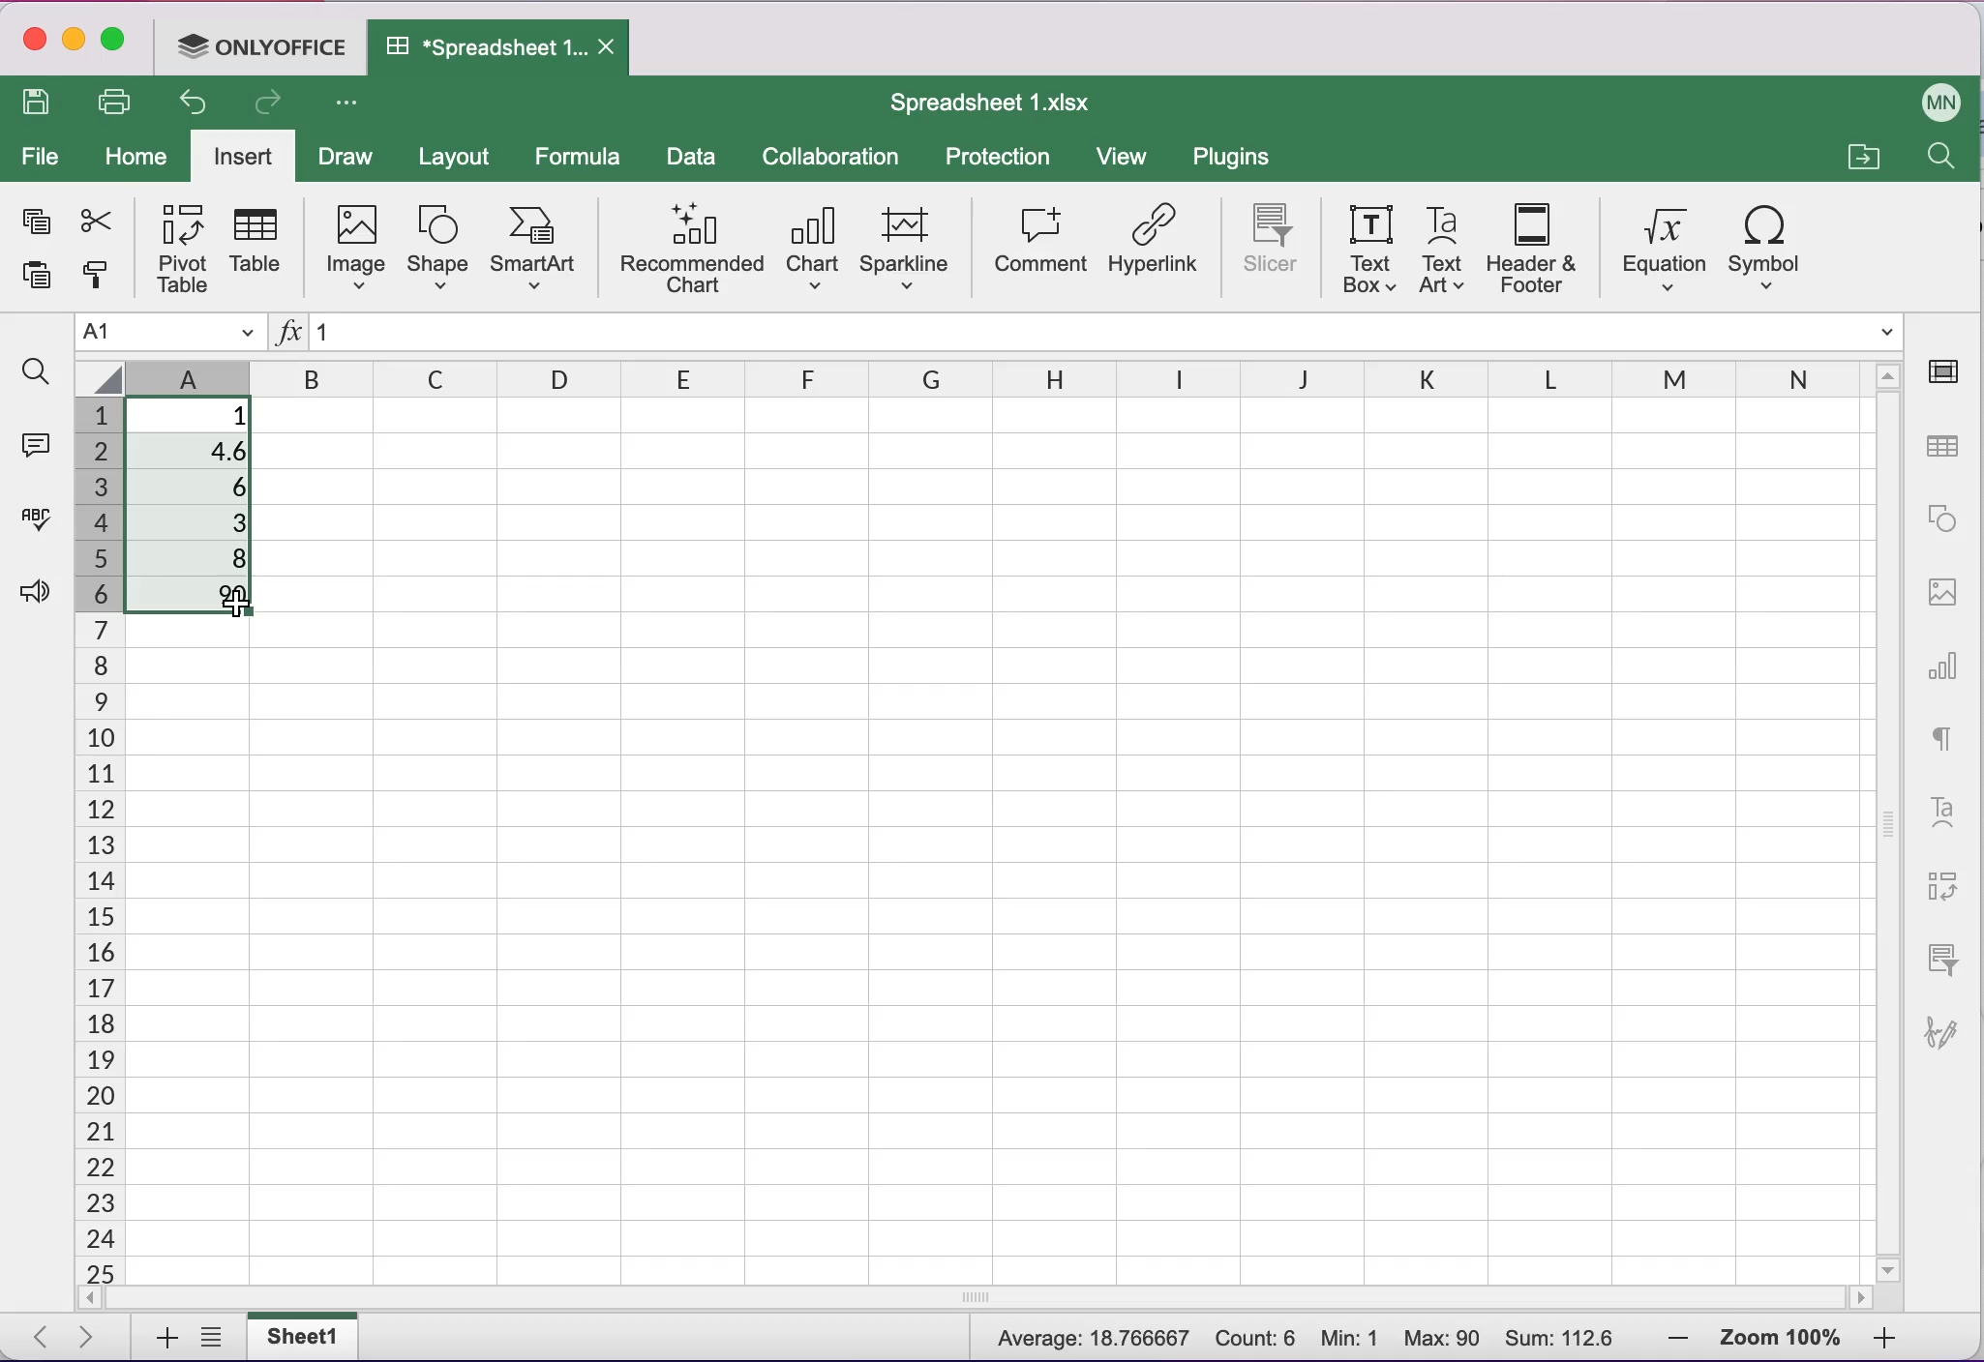 The height and width of the screenshot is (1362, 1984). Describe the element at coordinates (158, 1336) in the screenshot. I see `add sheets` at that location.